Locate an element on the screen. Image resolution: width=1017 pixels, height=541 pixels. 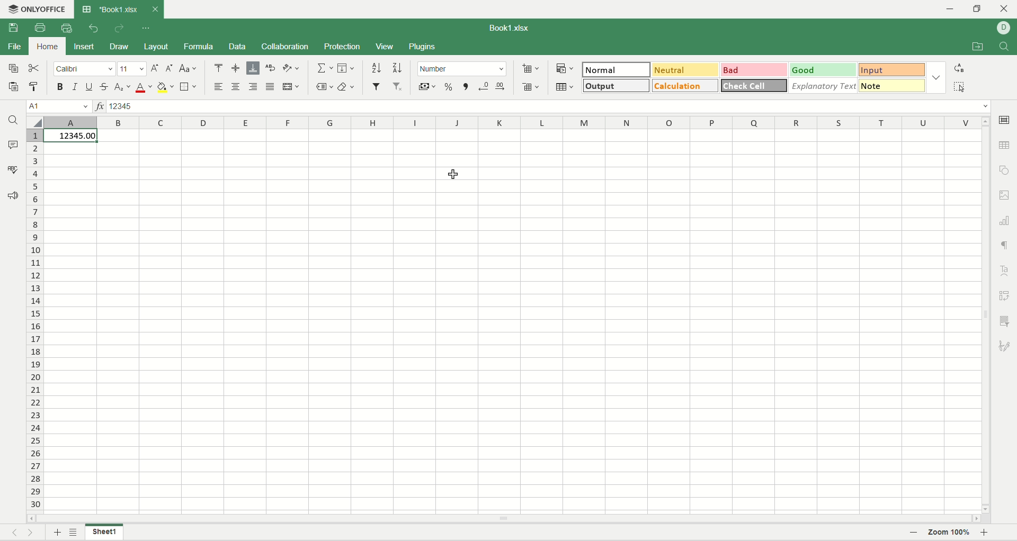
normal is located at coordinates (617, 69).